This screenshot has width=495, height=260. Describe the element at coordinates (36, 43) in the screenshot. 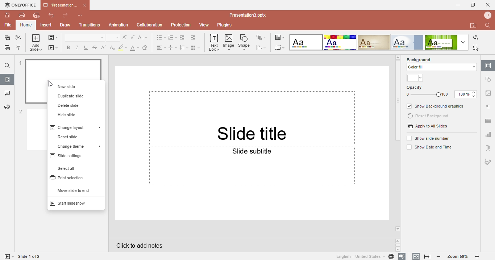

I see `Add slide` at that location.